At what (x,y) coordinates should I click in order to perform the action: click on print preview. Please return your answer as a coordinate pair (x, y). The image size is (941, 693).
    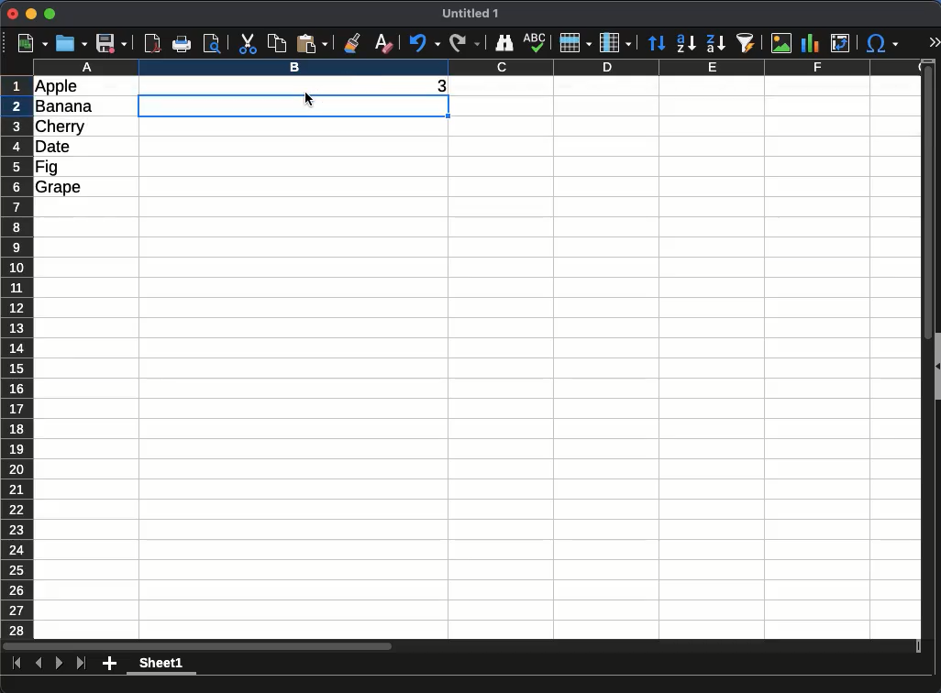
    Looking at the image, I should click on (213, 44).